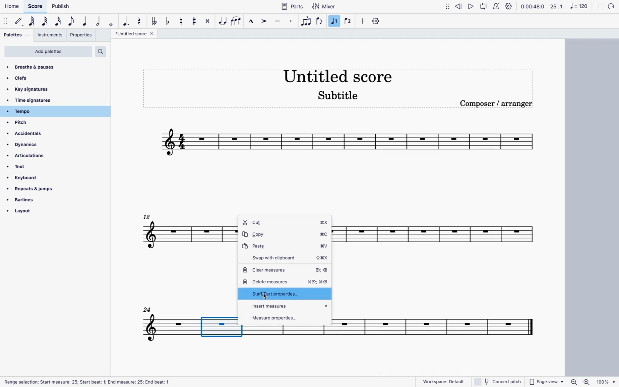 This screenshot has height=387, width=619. What do you see at coordinates (182, 21) in the screenshot?
I see `toggle natural` at bounding box center [182, 21].